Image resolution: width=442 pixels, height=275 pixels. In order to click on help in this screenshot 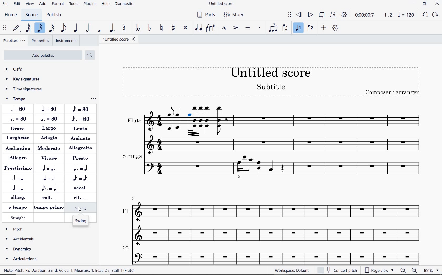, I will do `click(105, 4)`.